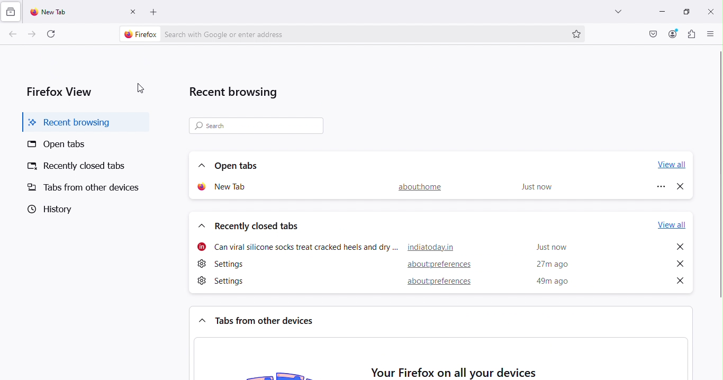  Describe the element at coordinates (718, 128) in the screenshot. I see `vertical scroll bar` at that location.